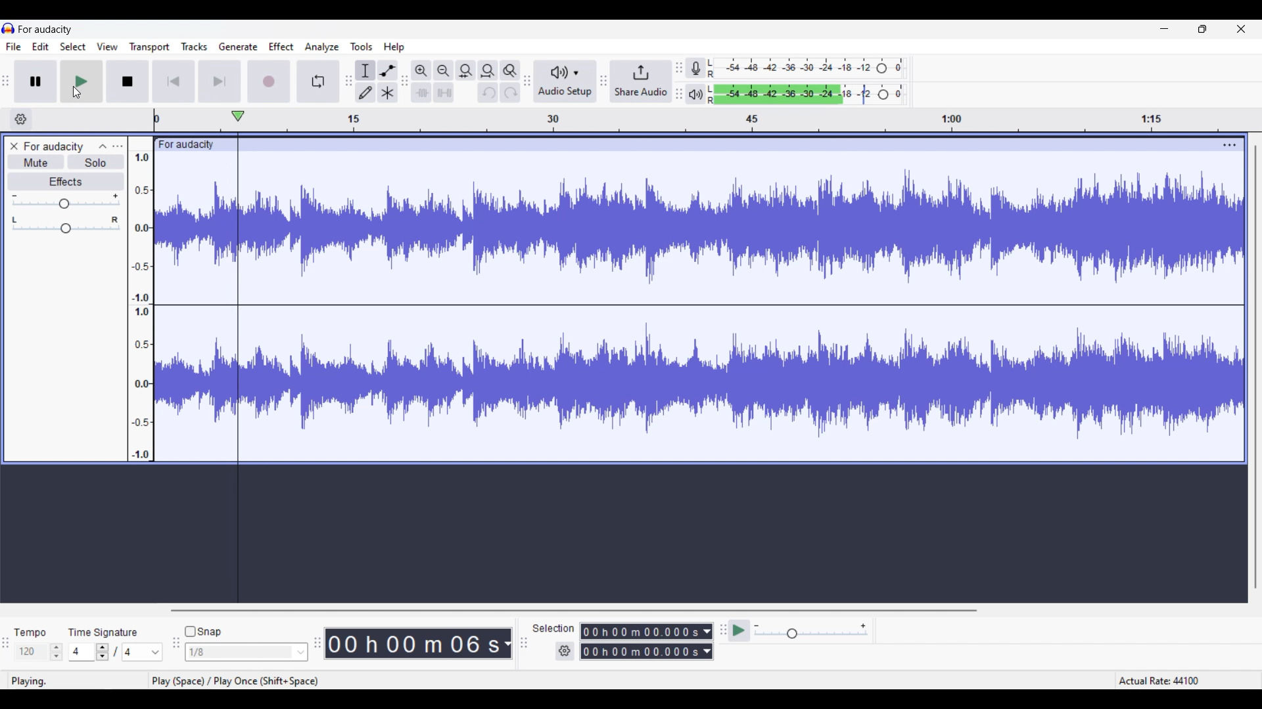  What do you see at coordinates (67, 182) in the screenshot?
I see `Effects` at bounding box center [67, 182].